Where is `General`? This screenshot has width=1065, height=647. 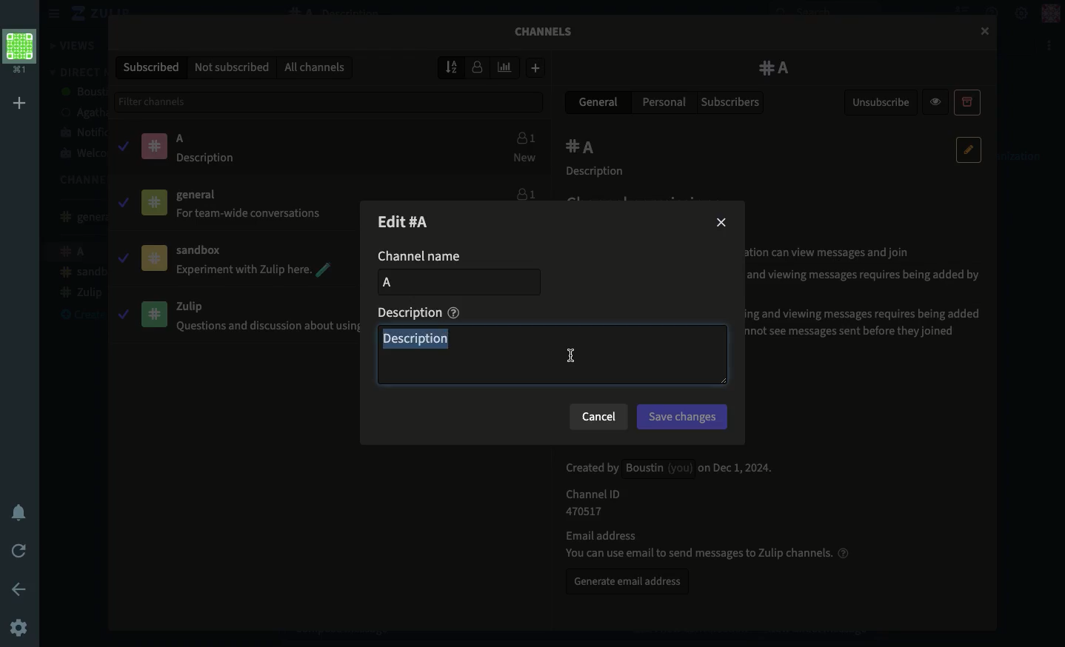
General is located at coordinates (78, 217).